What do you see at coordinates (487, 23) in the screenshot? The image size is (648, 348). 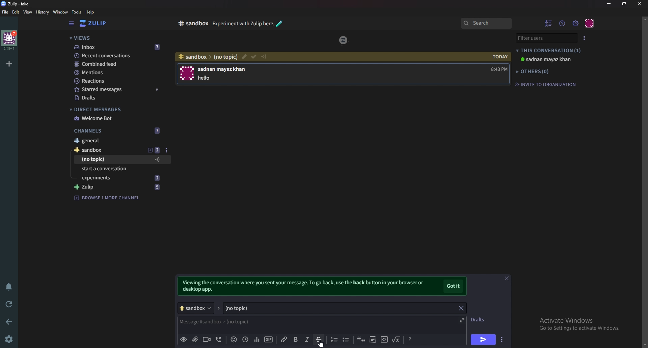 I see `Search` at bounding box center [487, 23].